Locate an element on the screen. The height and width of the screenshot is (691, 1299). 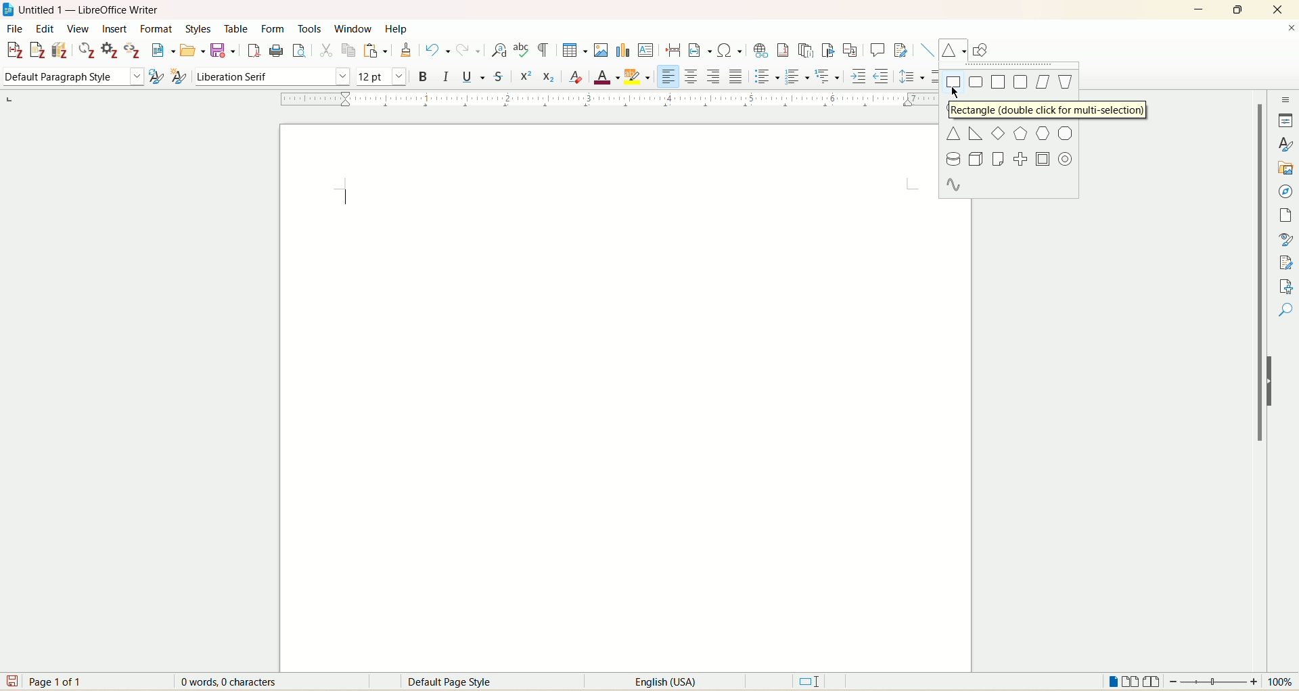
strikethrough is located at coordinates (497, 77).